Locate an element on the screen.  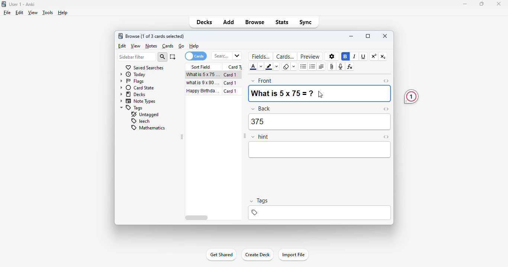
create deck is located at coordinates (257, 255).